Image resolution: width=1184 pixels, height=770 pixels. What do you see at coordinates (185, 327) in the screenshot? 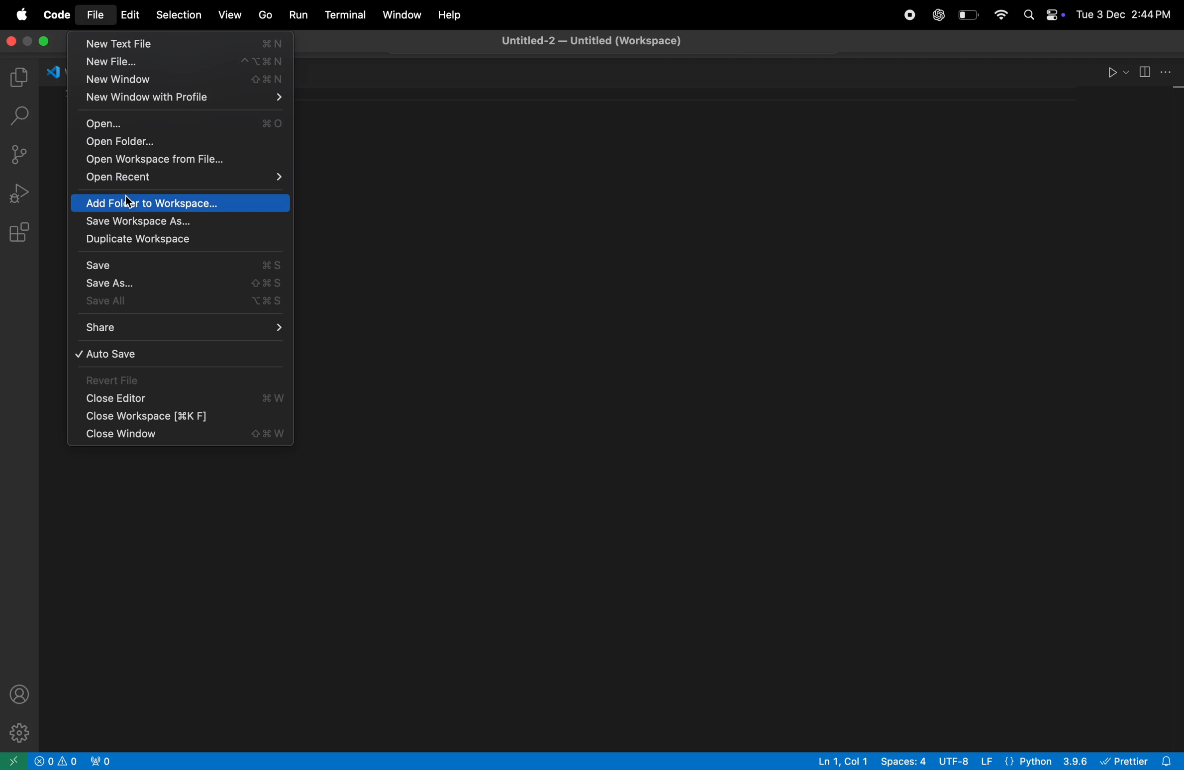
I see `share` at bounding box center [185, 327].